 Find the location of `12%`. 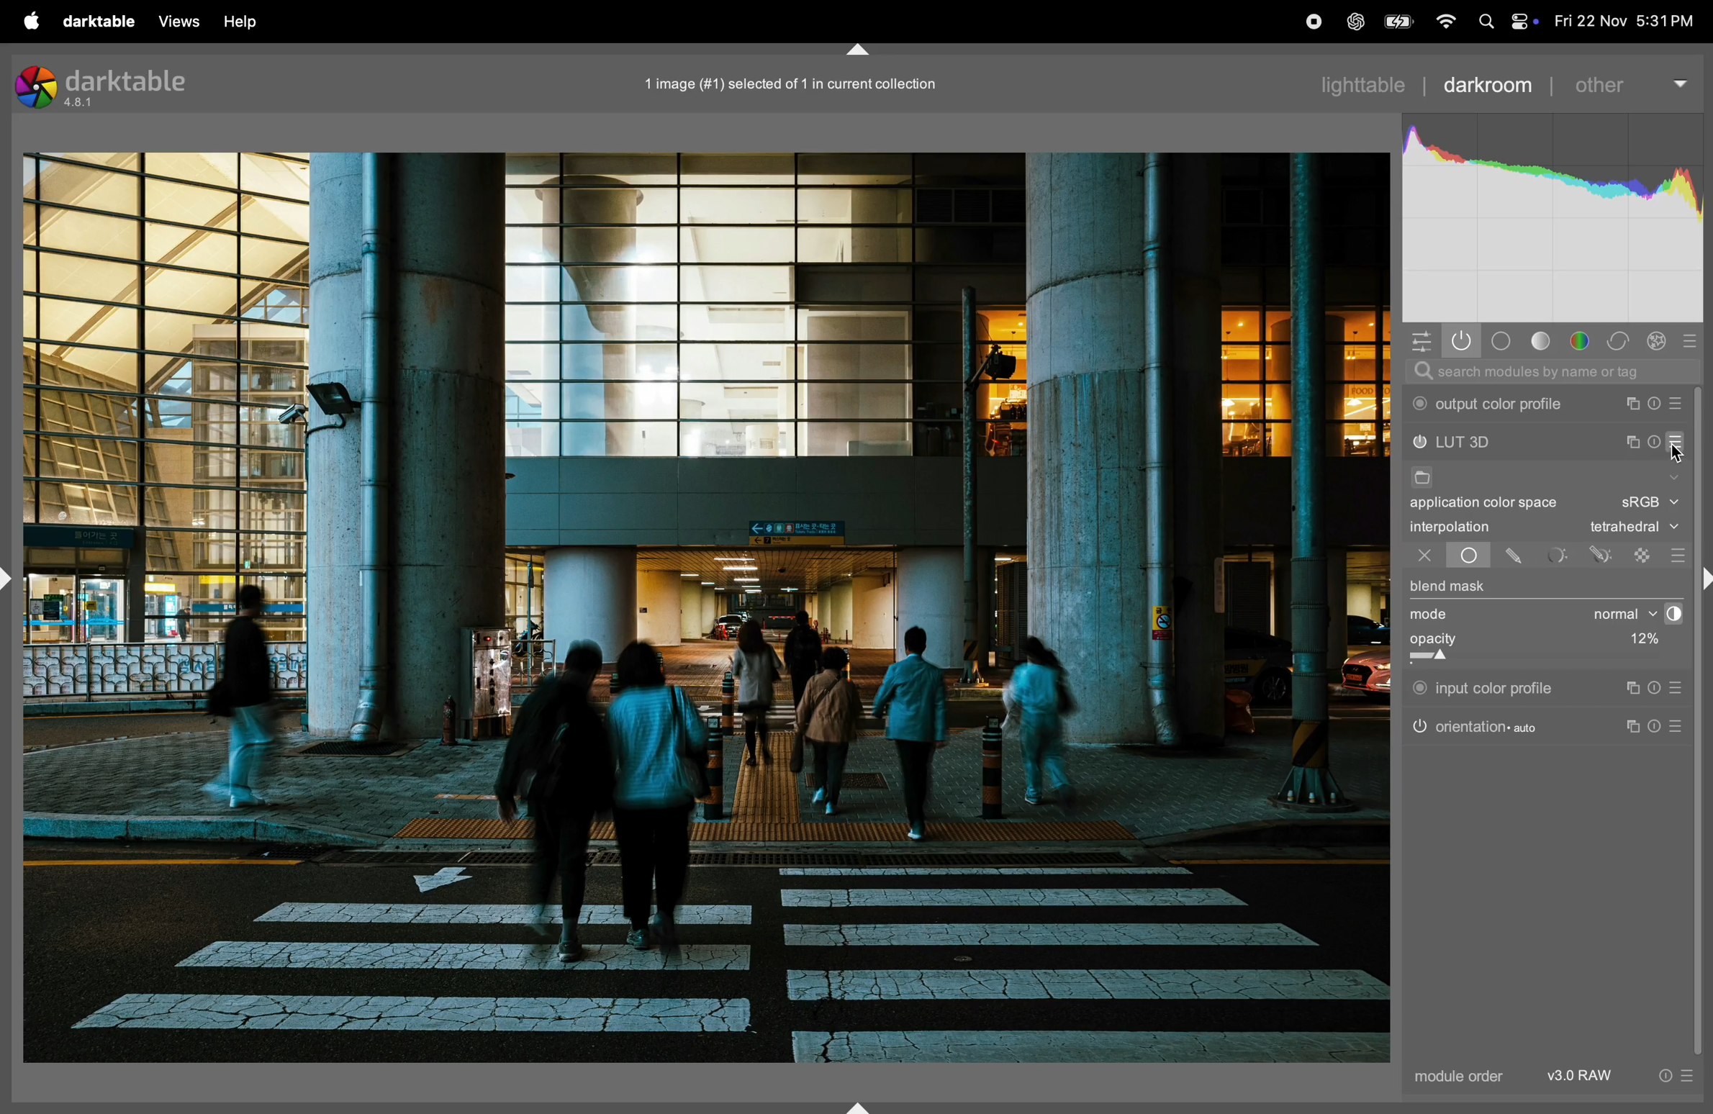

12% is located at coordinates (1640, 641).